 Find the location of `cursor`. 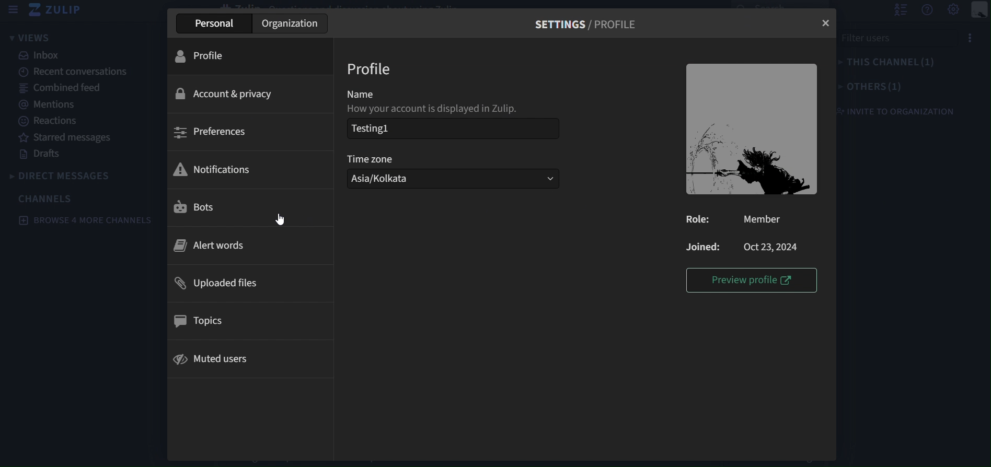

cursor is located at coordinates (282, 221).